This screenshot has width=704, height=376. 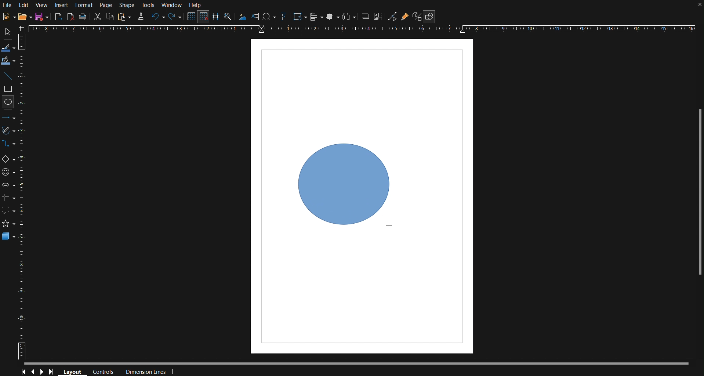 What do you see at coordinates (351, 17) in the screenshot?
I see `Distribute objects` at bounding box center [351, 17].